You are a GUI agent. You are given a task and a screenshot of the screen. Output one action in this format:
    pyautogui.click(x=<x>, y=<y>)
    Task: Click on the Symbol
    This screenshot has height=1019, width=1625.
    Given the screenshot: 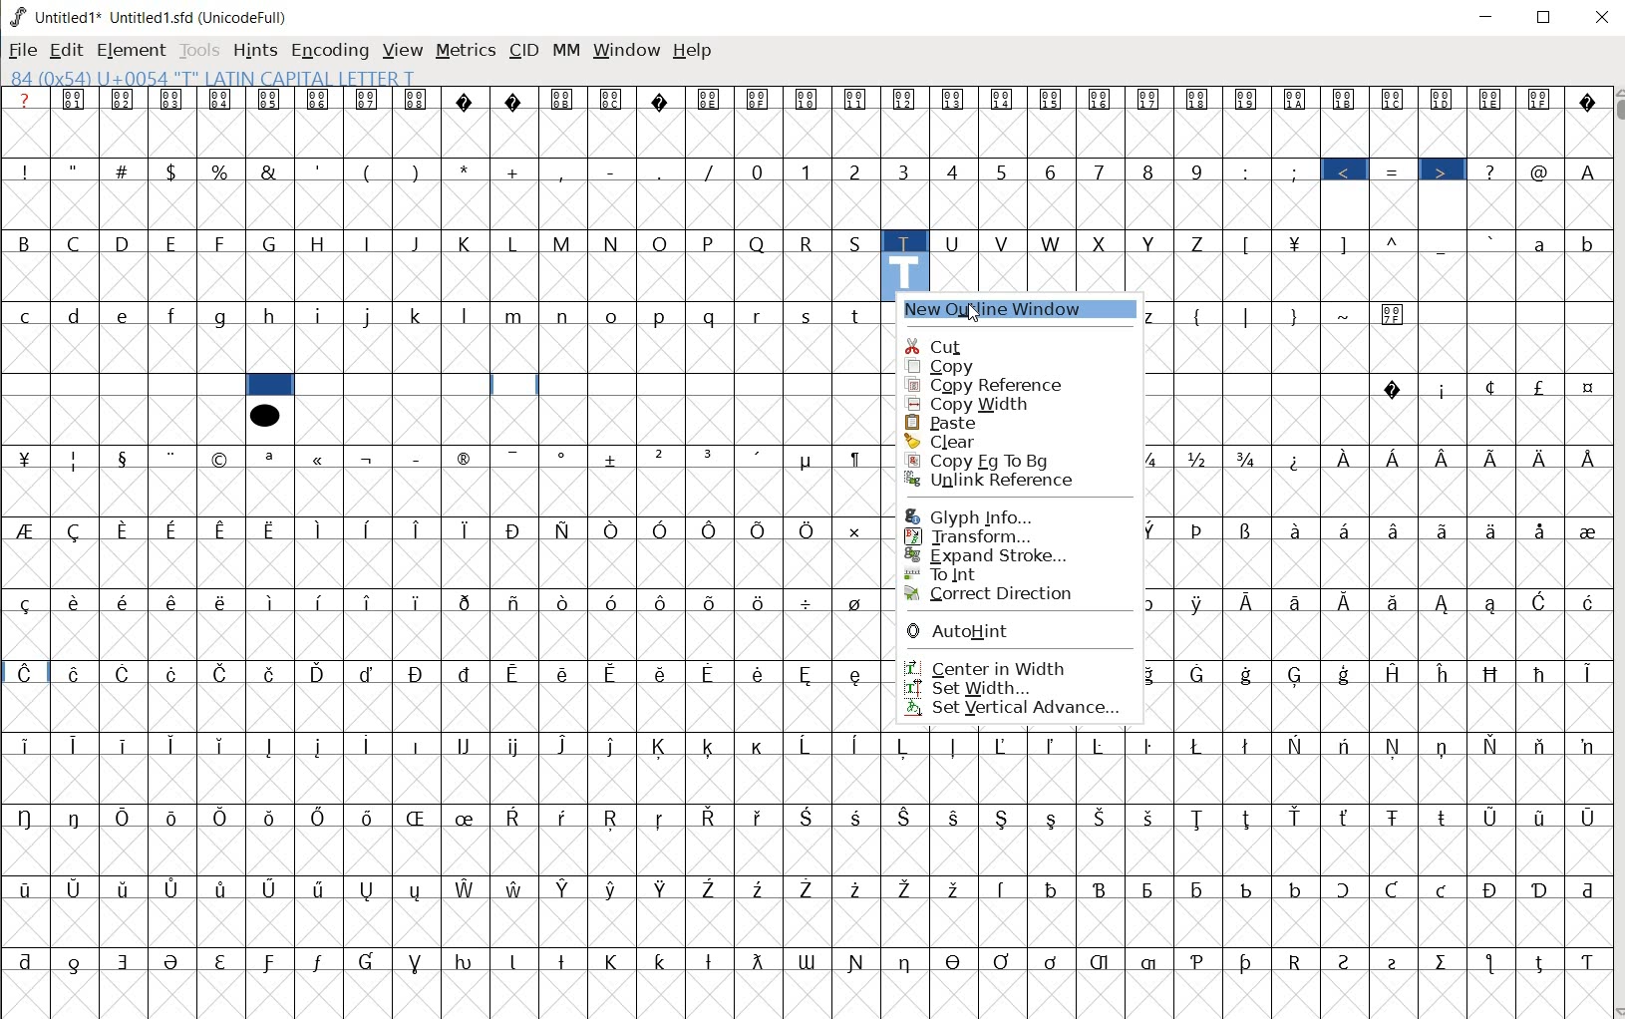 What is the action you would take?
    pyautogui.click(x=712, y=819)
    